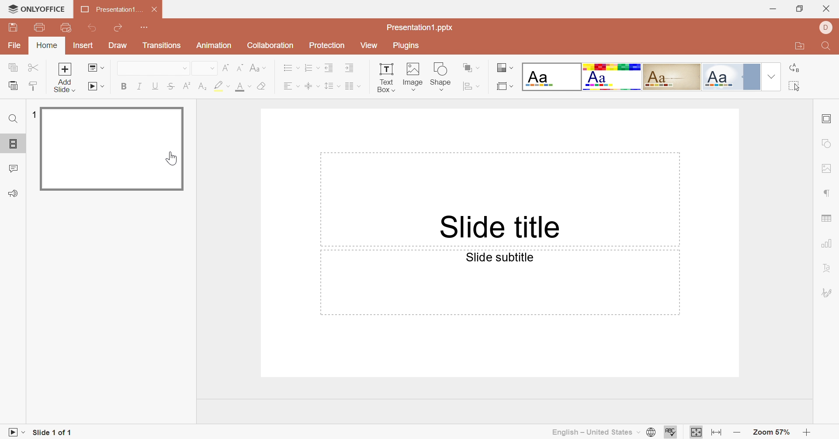 This screenshot has height=439, width=839. I want to click on Quick Print, so click(66, 27).